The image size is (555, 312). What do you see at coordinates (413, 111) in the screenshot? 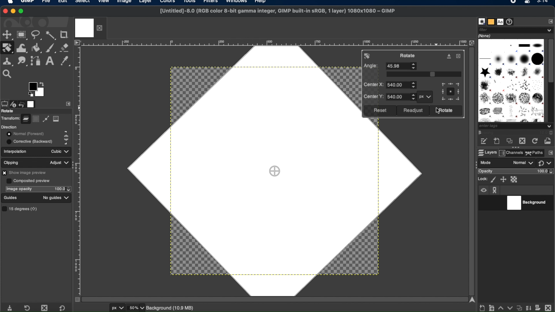
I see `readjust` at bounding box center [413, 111].